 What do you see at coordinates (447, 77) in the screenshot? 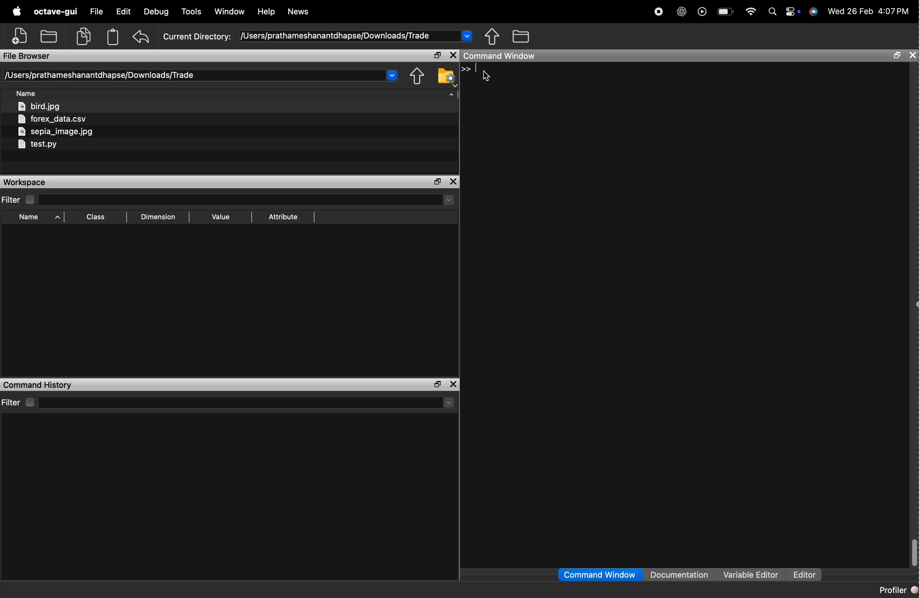
I see `folder settings` at bounding box center [447, 77].